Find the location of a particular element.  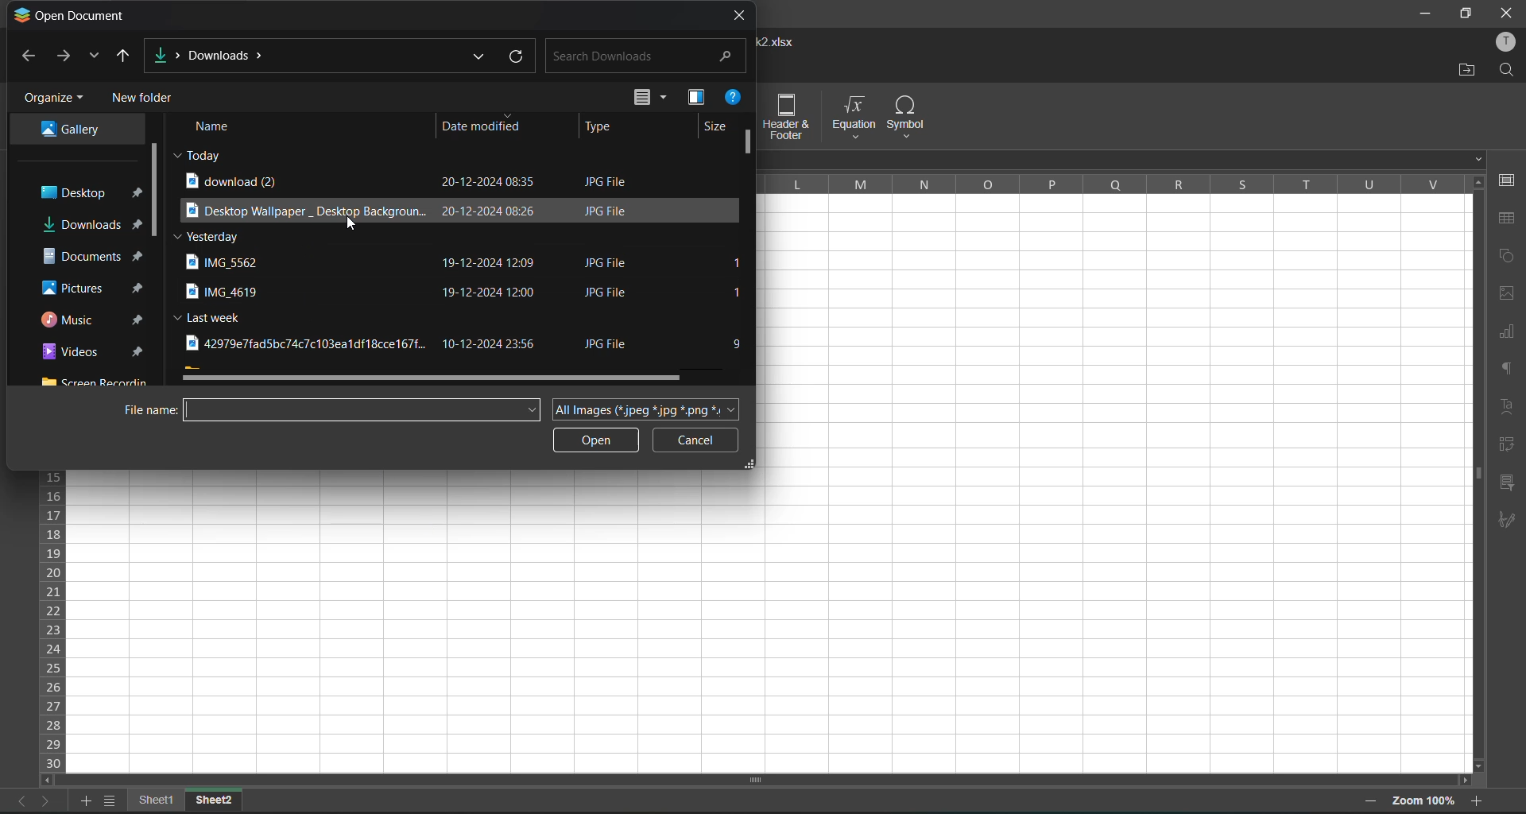

documents is located at coordinates (89, 257).